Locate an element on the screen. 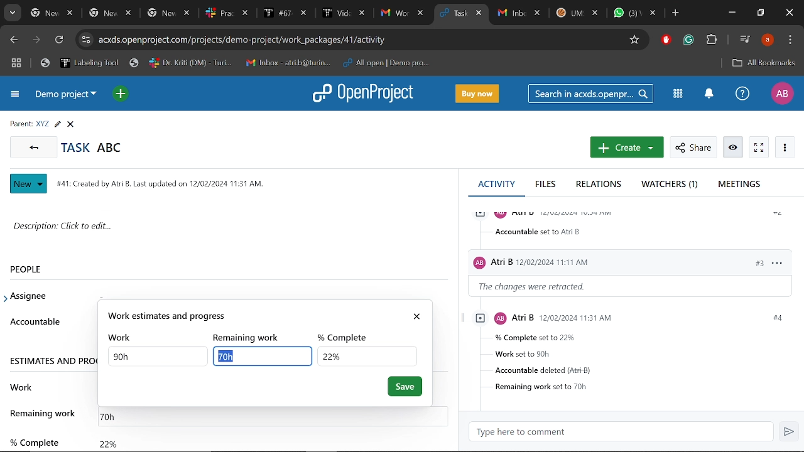 The image size is (804, 452). CIte address is located at coordinates (359, 39).